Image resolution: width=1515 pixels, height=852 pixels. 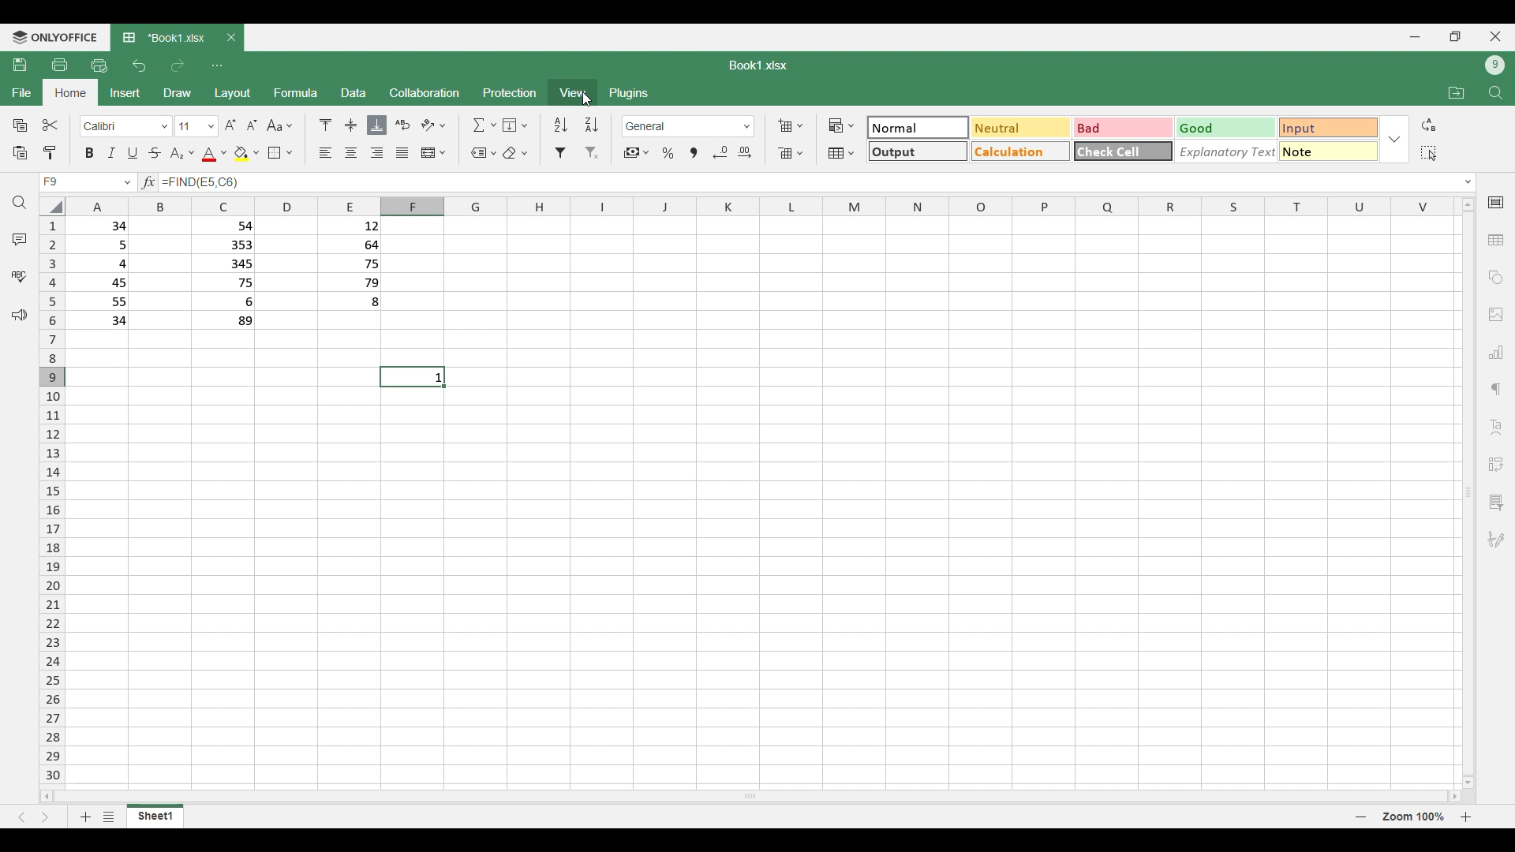 What do you see at coordinates (593, 153) in the screenshot?
I see `Remove filter` at bounding box center [593, 153].